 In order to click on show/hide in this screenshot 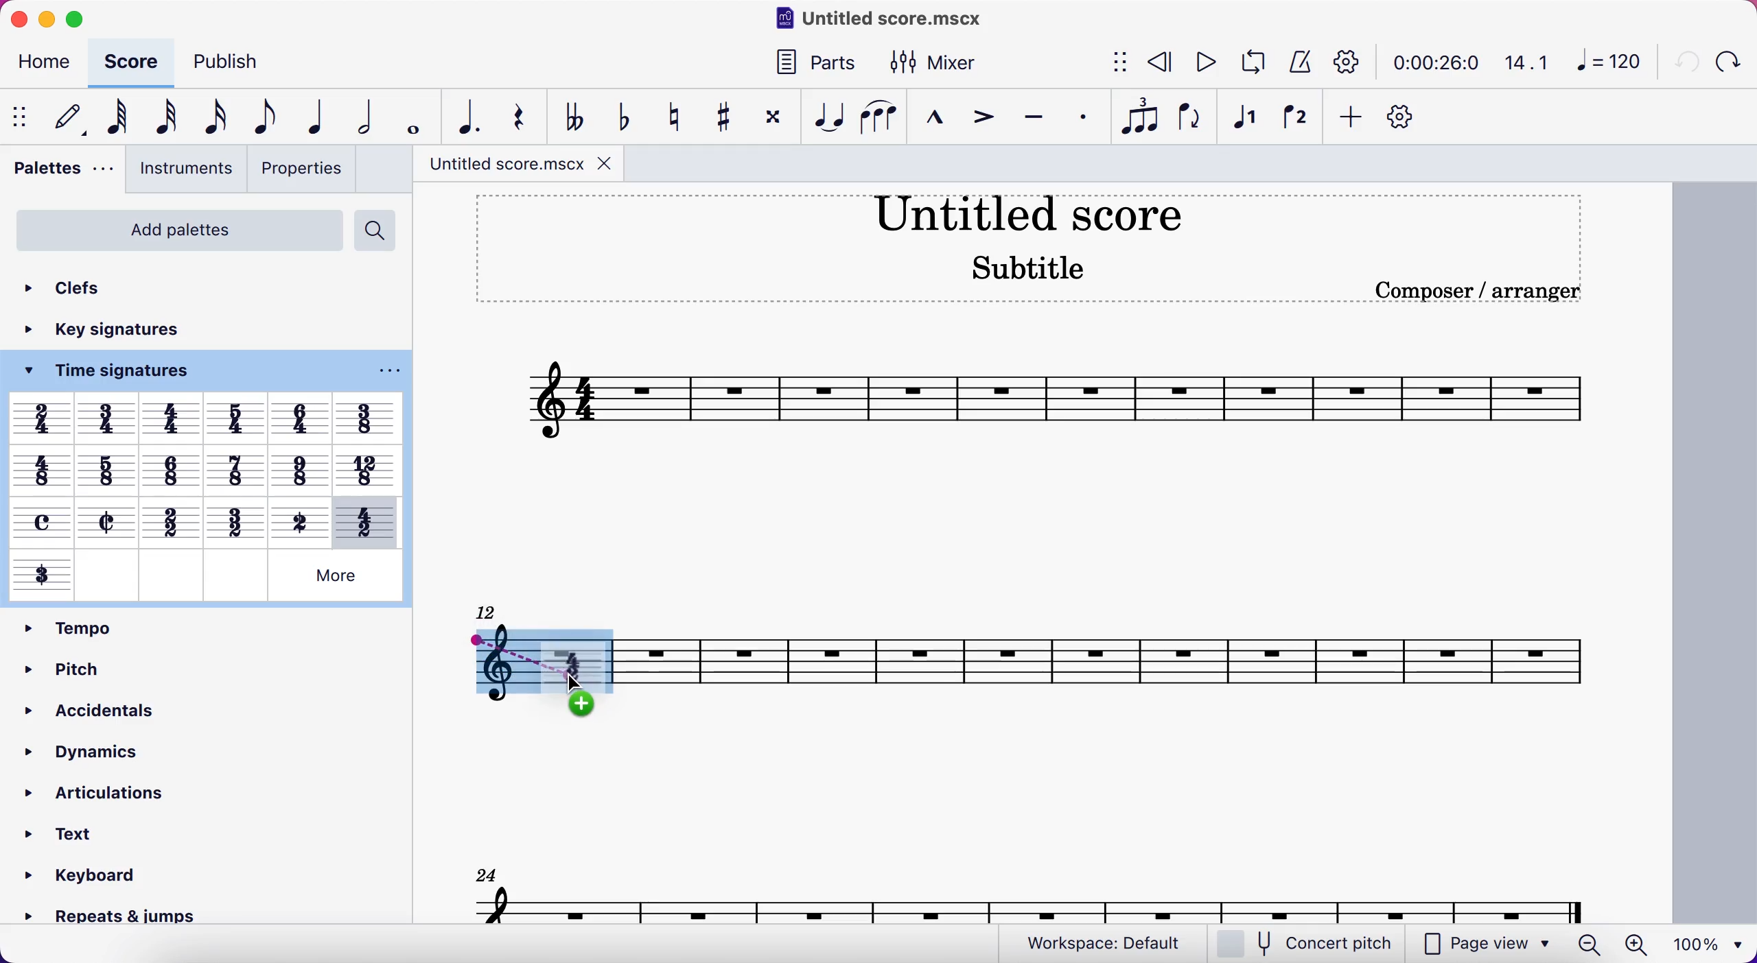, I will do `click(1113, 64)`.